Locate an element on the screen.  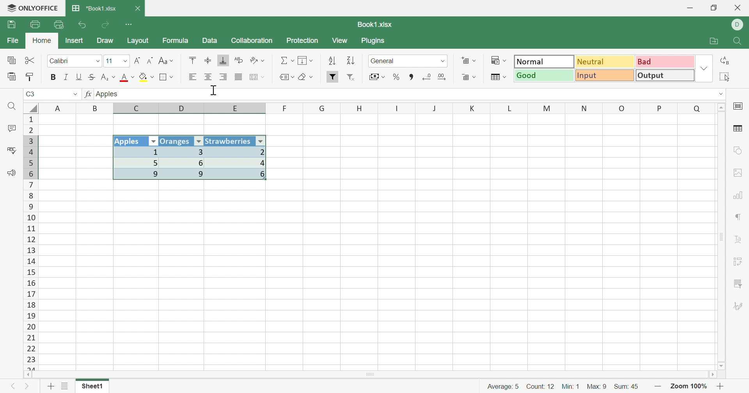
D is located at coordinates (738, 25).